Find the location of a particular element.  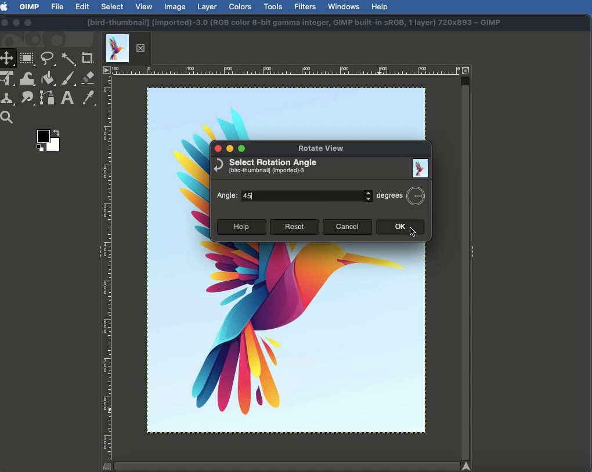

text cursor is located at coordinates (257, 197).